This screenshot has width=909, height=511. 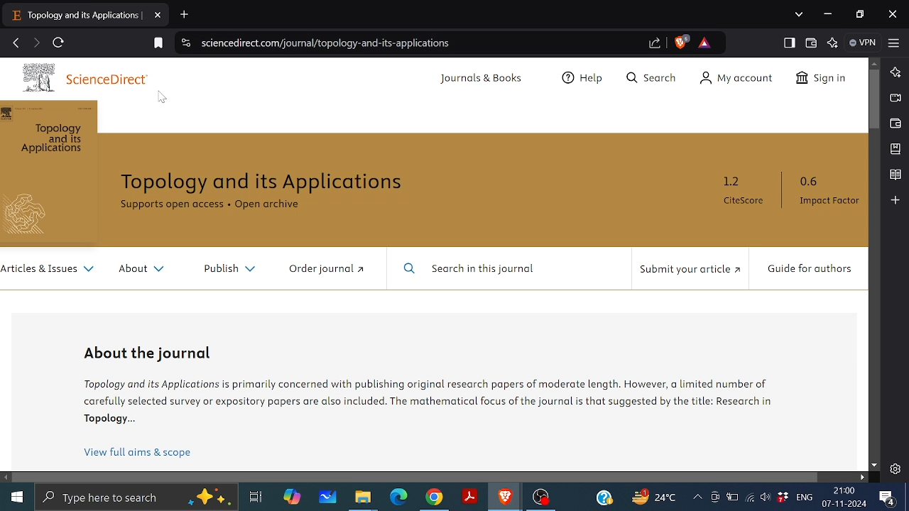 I want to click on Brave shield, so click(x=680, y=41).